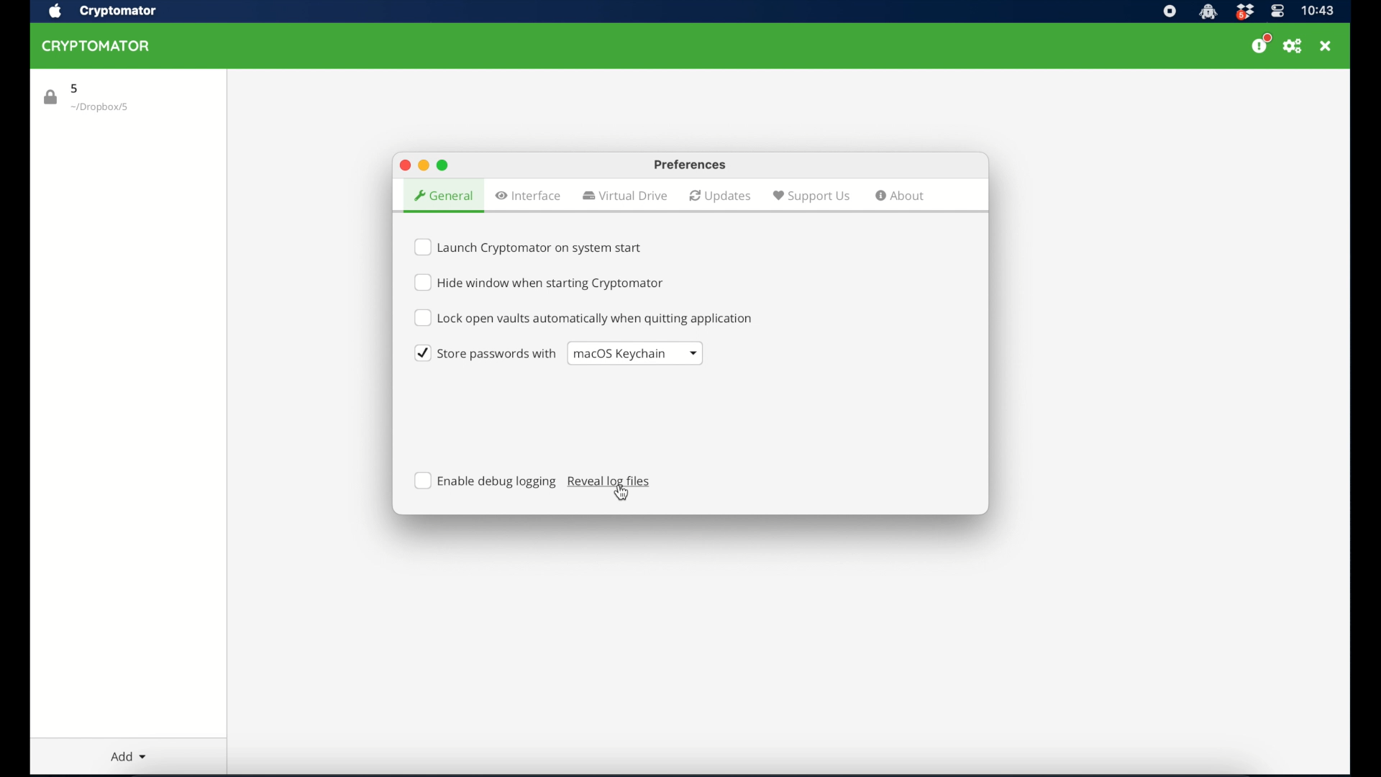 Image resolution: width=1381 pixels, height=777 pixels. I want to click on minimize, so click(424, 165).